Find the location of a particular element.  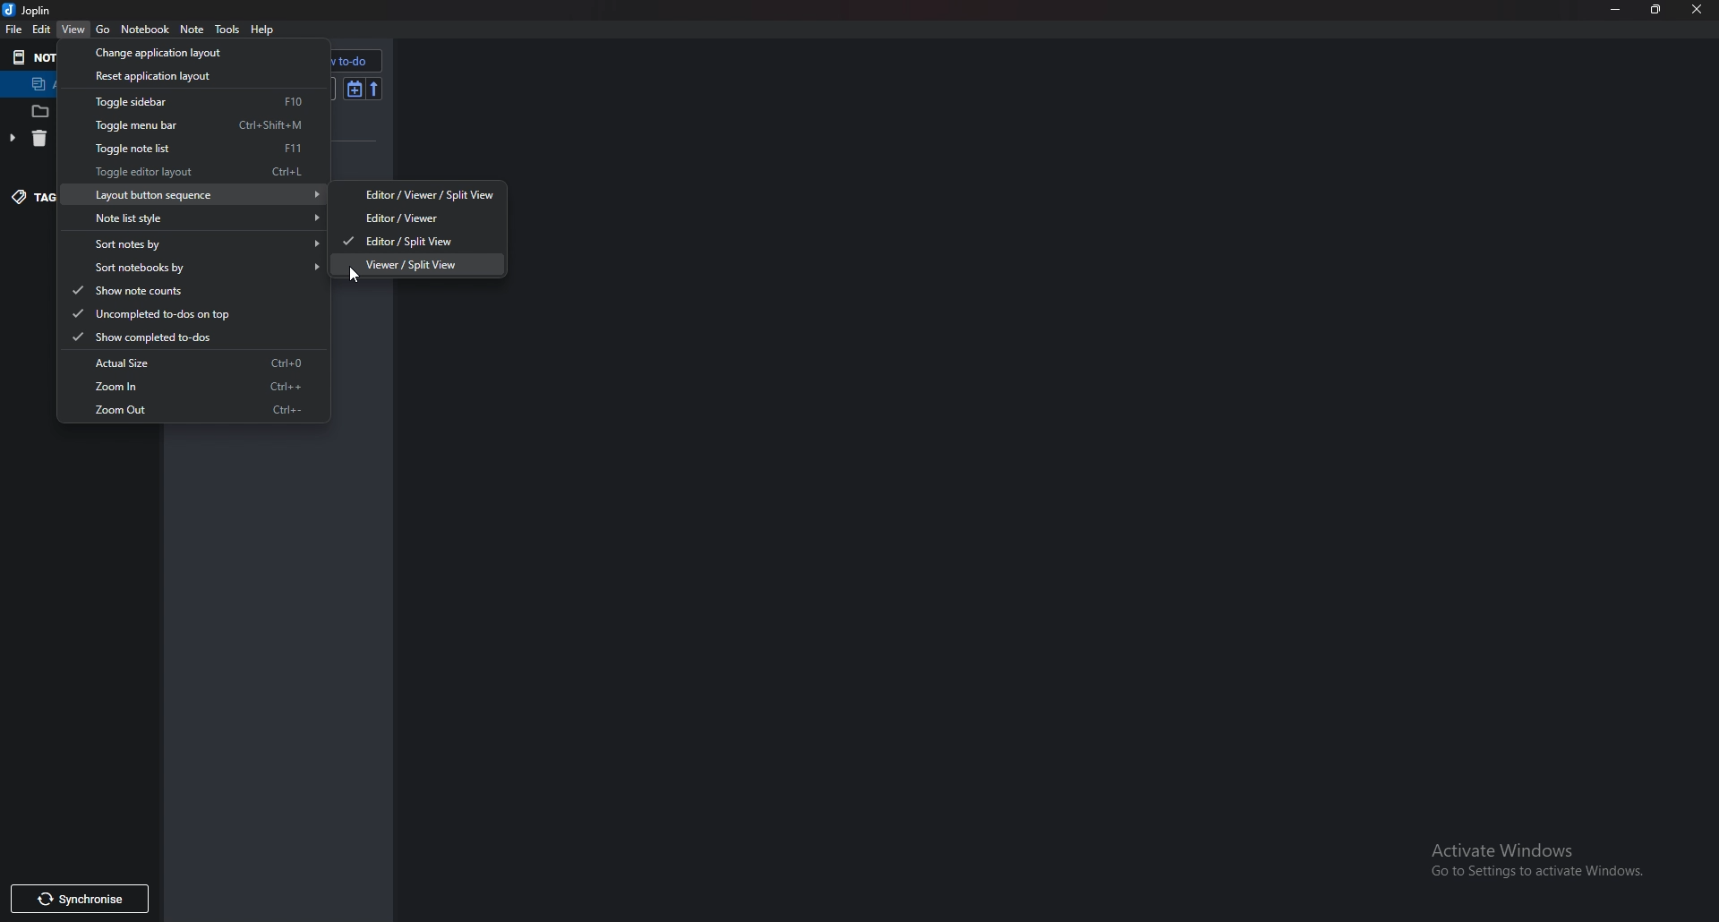

cursor is located at coordinates (351, 276).